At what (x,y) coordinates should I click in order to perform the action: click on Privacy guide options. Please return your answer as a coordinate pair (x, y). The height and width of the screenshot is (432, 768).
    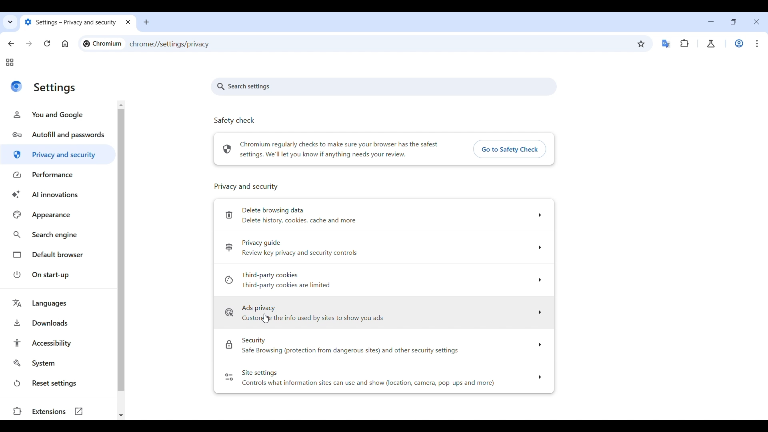
    Looking at the image, I should click on (383, 248).